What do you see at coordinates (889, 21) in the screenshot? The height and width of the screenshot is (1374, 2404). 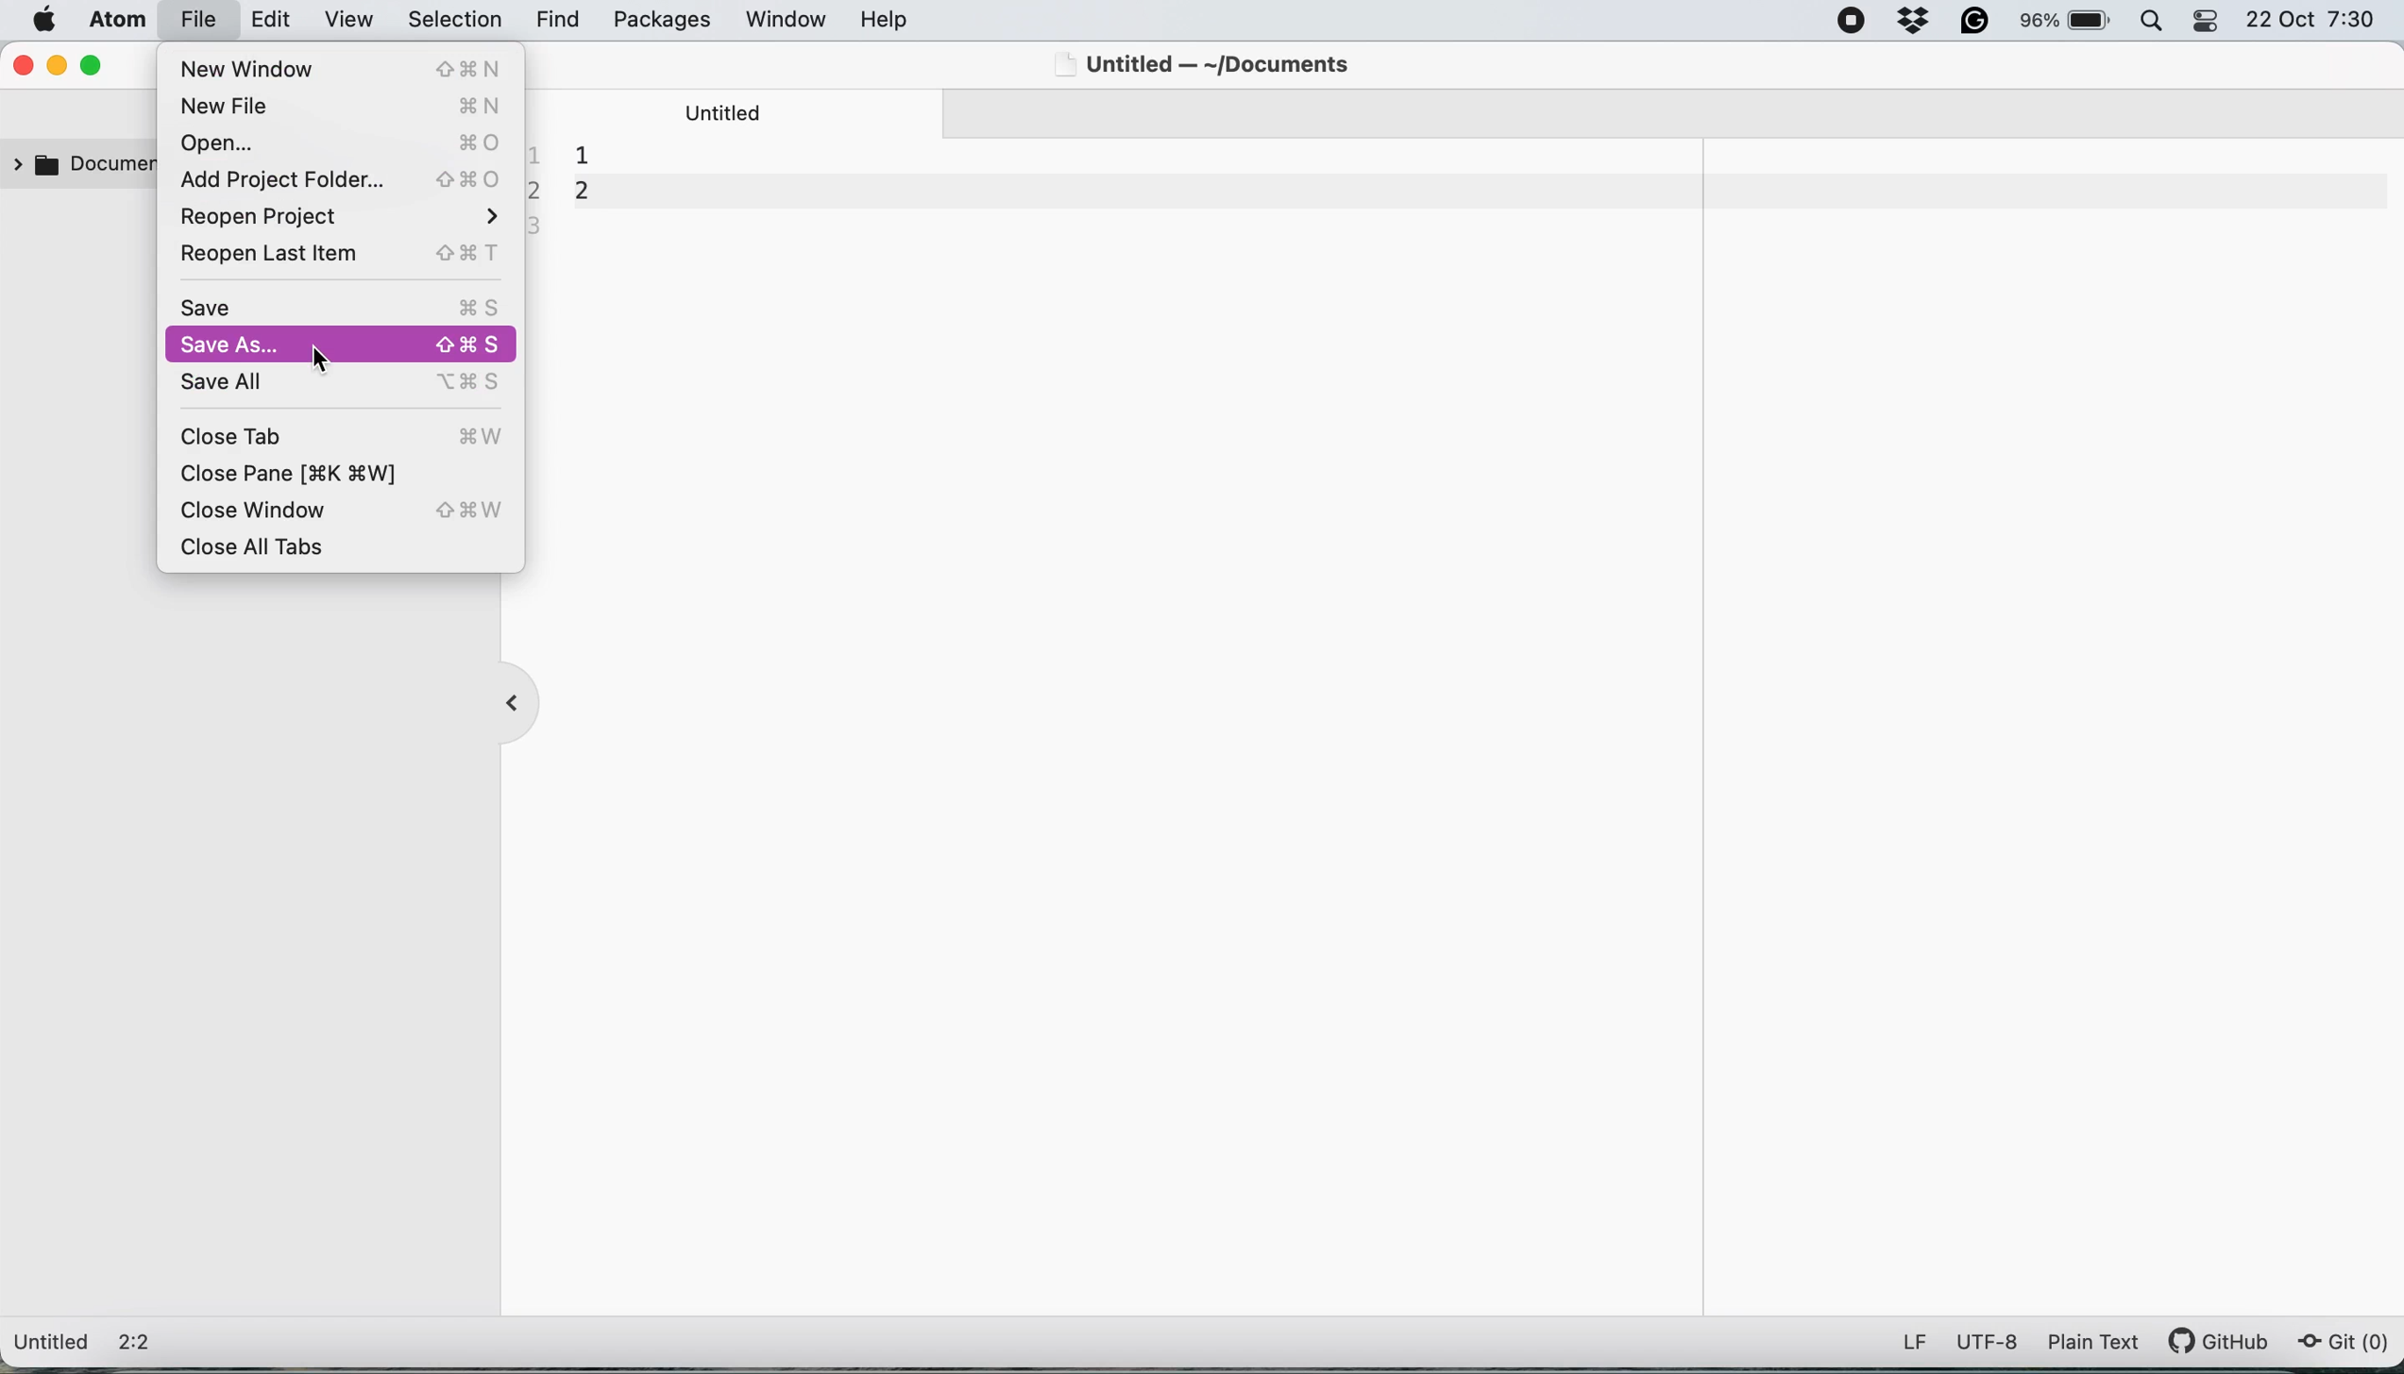 I see `help` at bounding box center [889, 21].